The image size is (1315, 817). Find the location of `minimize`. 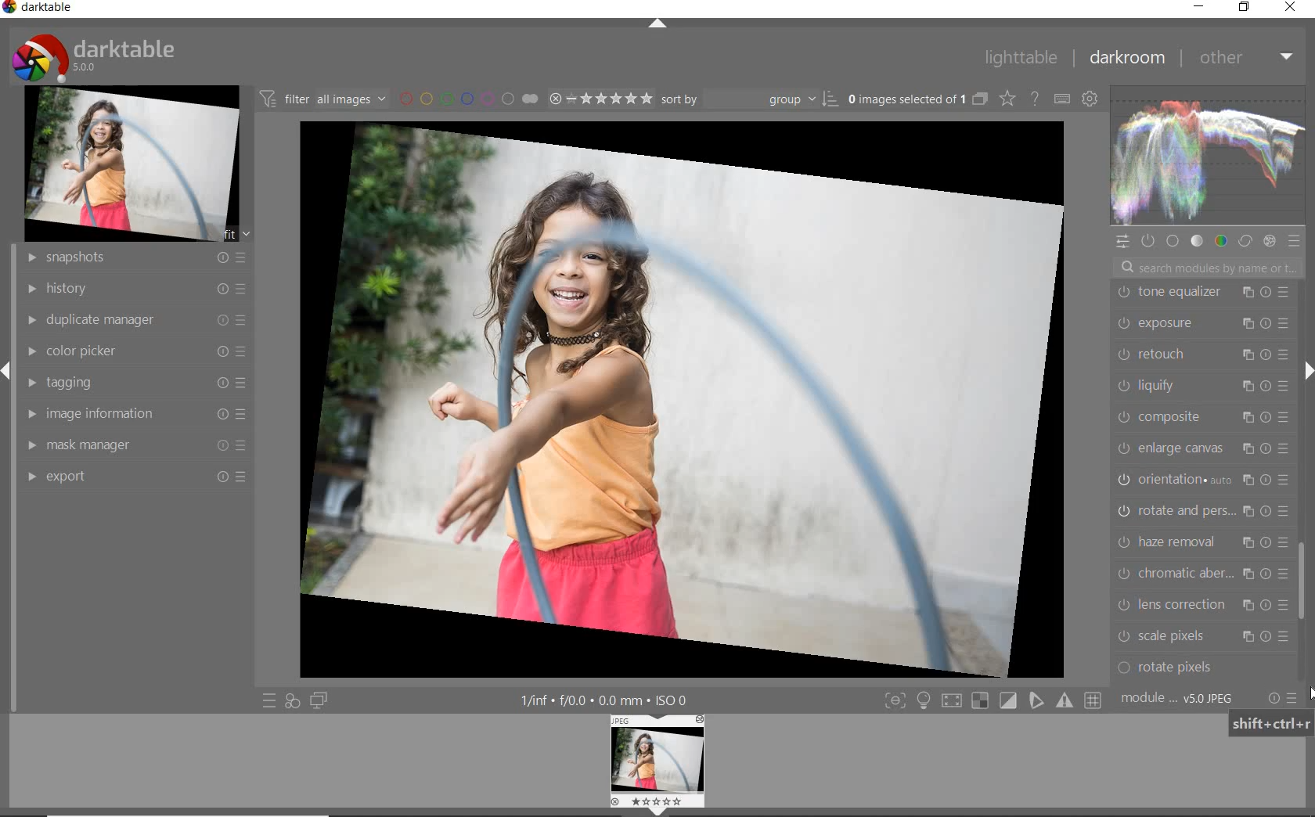

minimize is located at coordinates (1198, 7).